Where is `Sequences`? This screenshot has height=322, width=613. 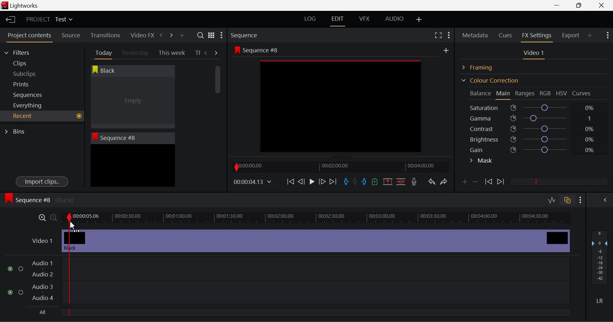
Sequences is located at coordinates (29, 94).